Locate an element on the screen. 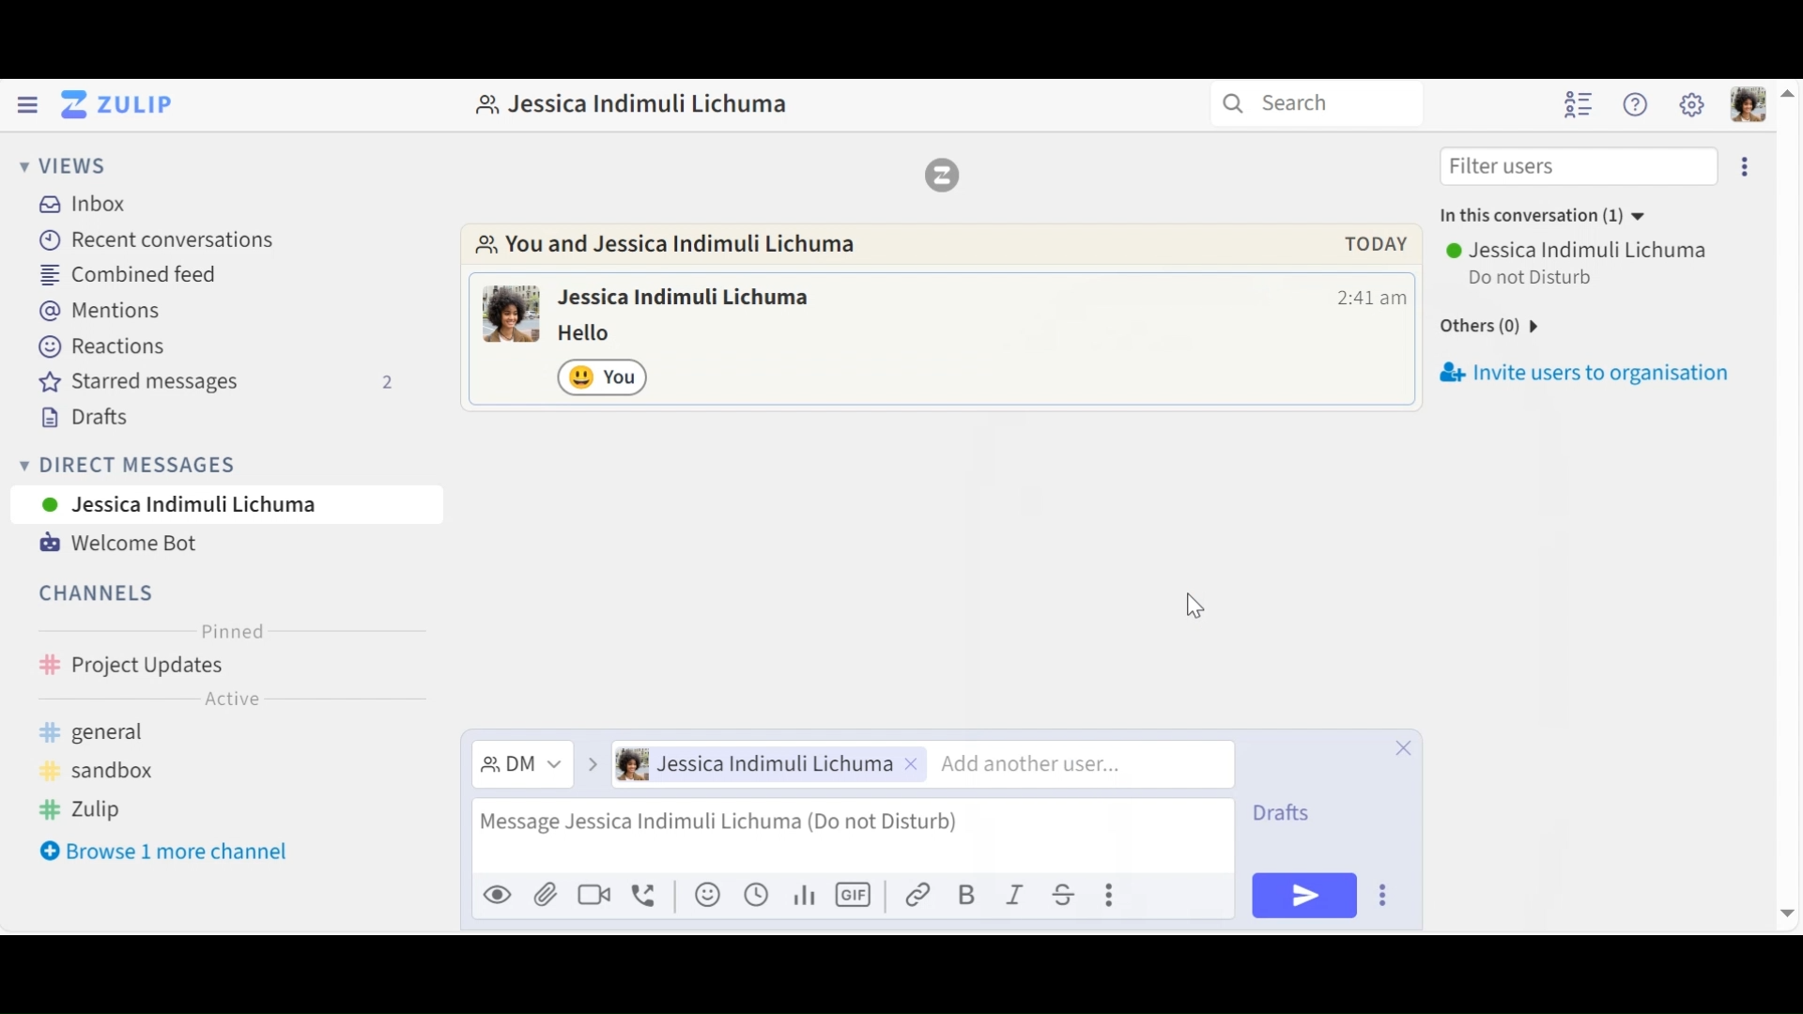 The width and height of the screenshot is (1803, 1014). User is located at coordinates (770, 764).